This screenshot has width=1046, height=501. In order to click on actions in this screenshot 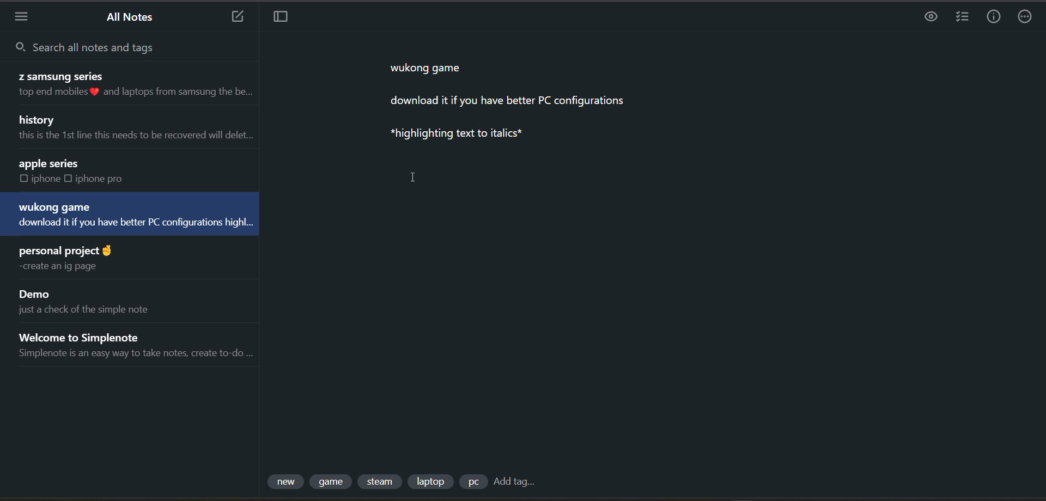, I will do `click(1025, 17)`.